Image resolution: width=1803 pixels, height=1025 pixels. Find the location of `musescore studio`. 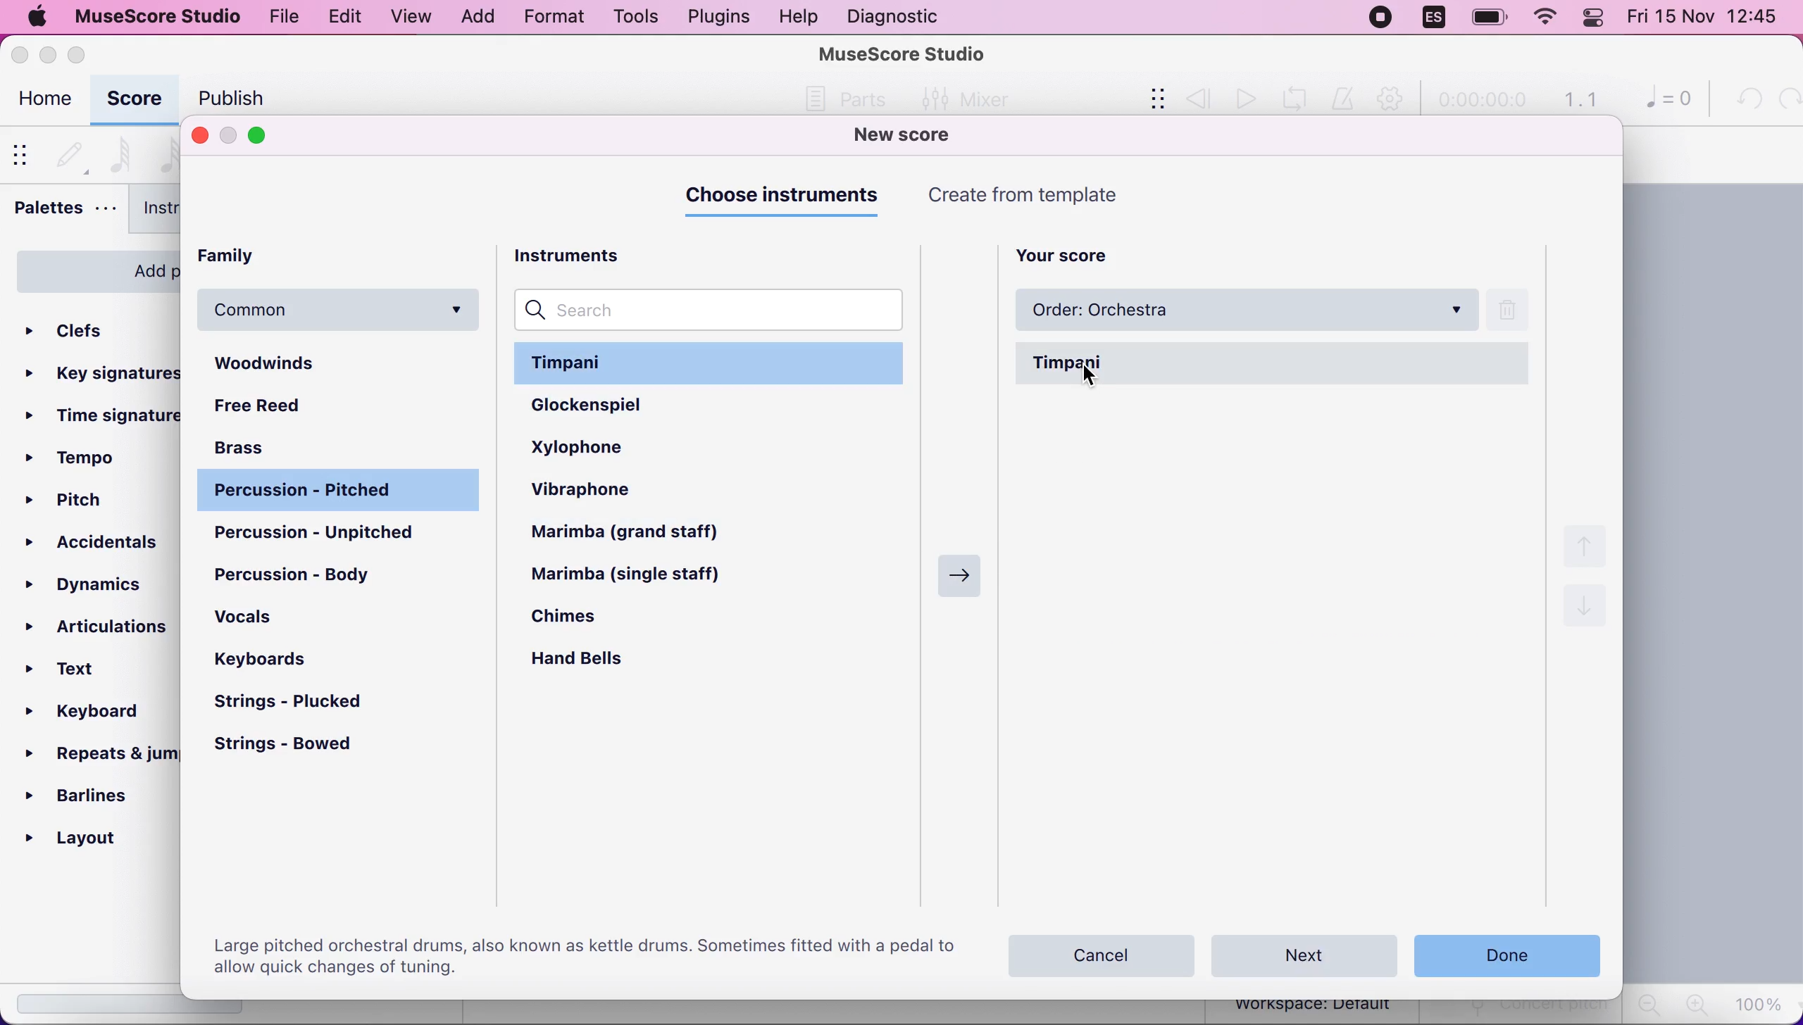

musescore studio is located at coordinates (159, 16).